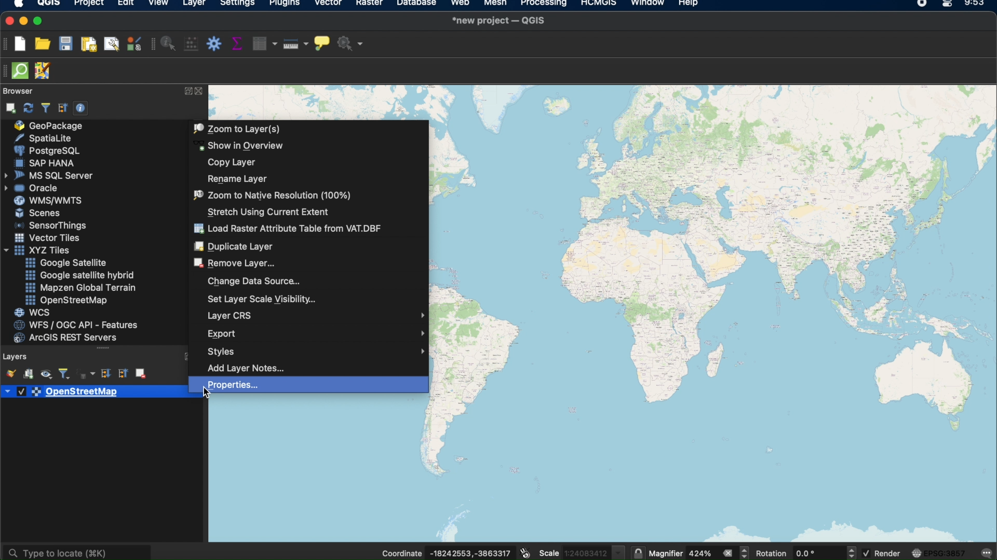  What do you see at coordinates (270, 212) in the screenshot?
I see `stretch using current extent` at bounding box center [270, 212].